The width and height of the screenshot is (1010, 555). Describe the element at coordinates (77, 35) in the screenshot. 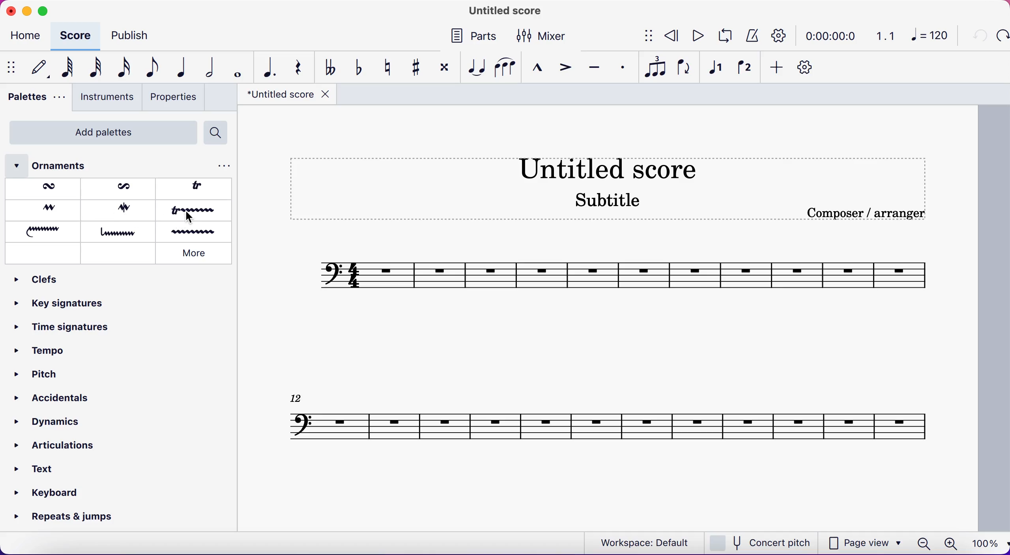

I see `score` at that location.